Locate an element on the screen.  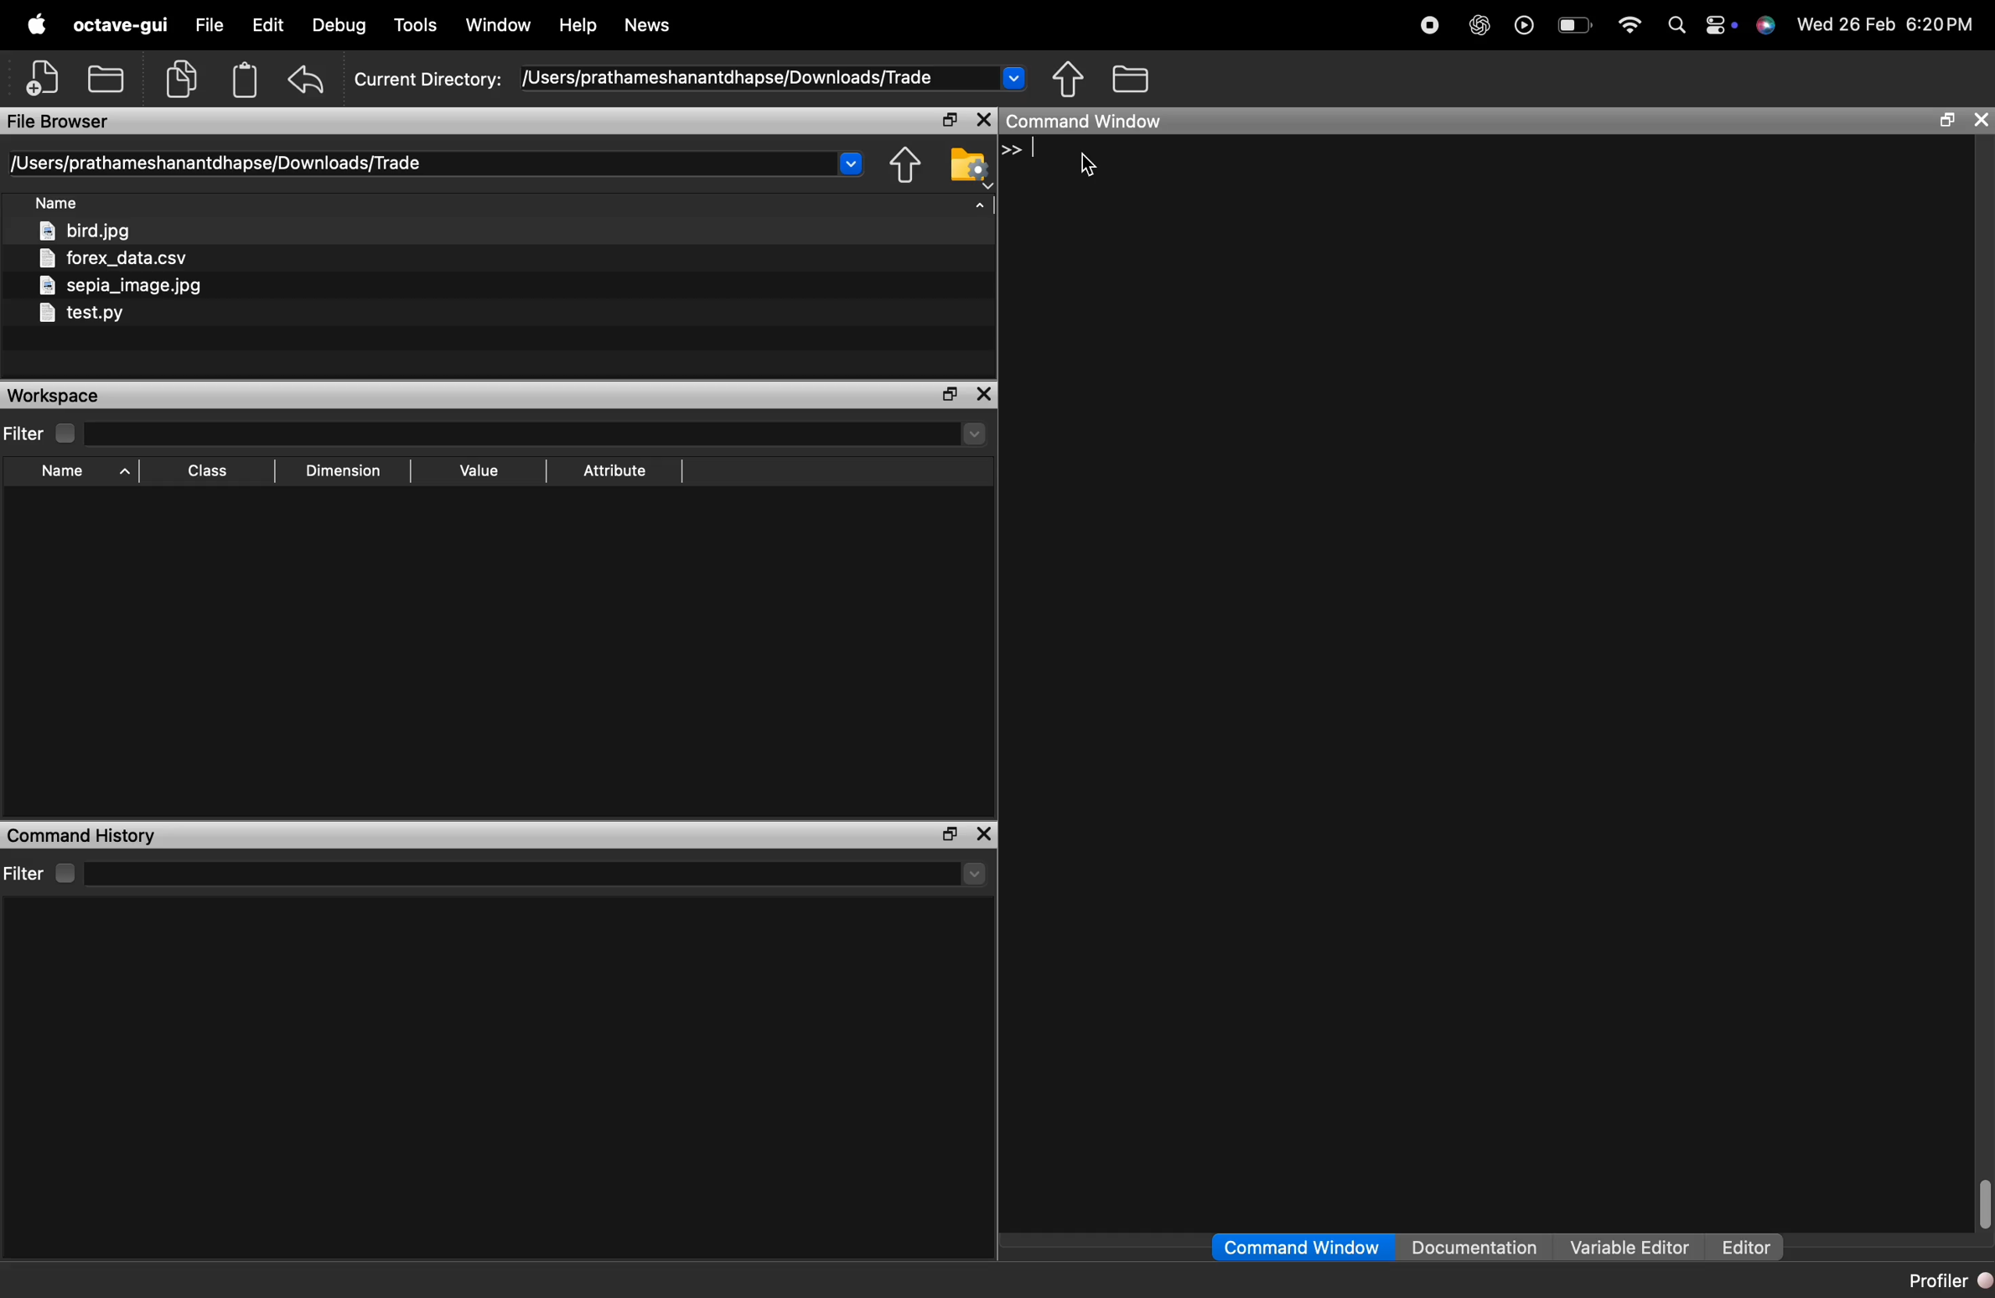
Help is located at coordinates (578, 25).